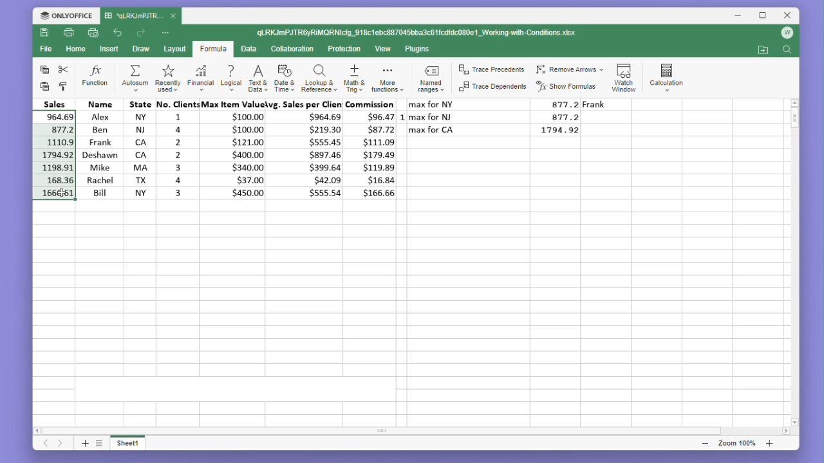  What do you see at coordinates (493, 87) in the screenshot?
I see `Trace dependents` at bounding box center [493, 87].